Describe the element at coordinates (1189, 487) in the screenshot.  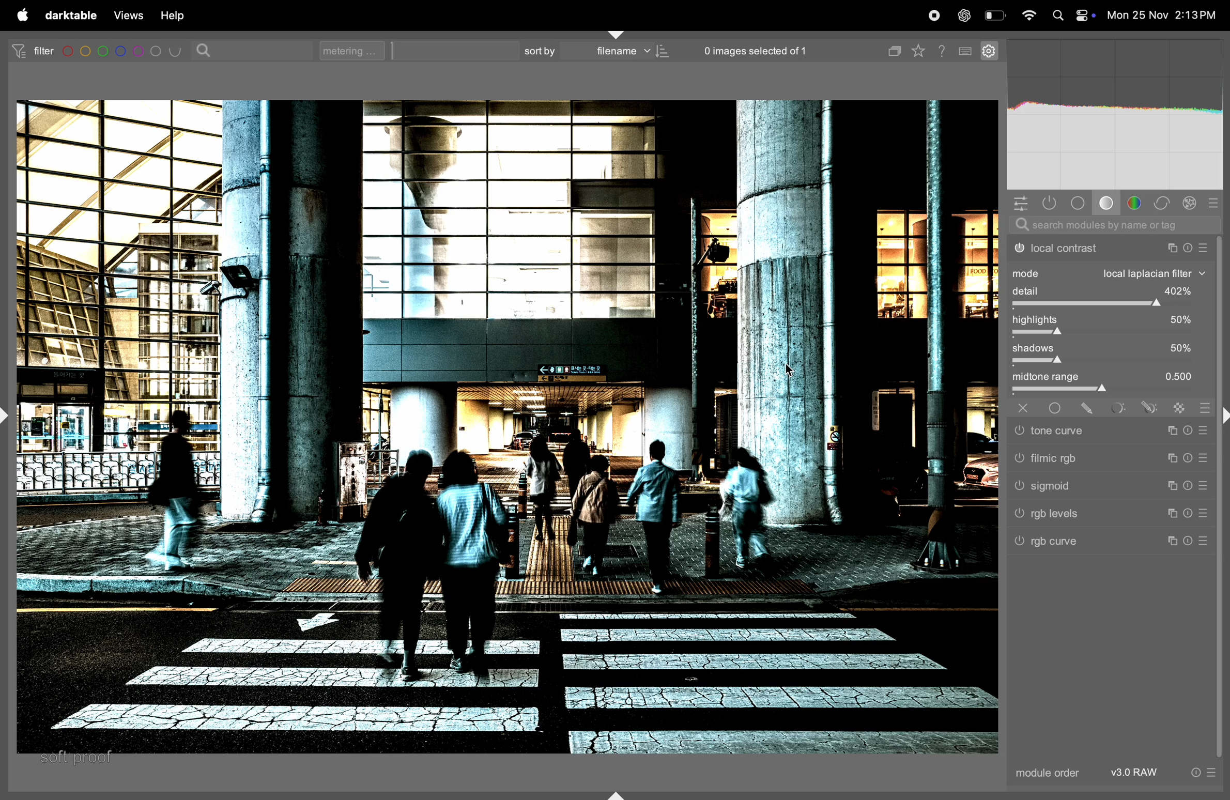
I see `reset` at that location.